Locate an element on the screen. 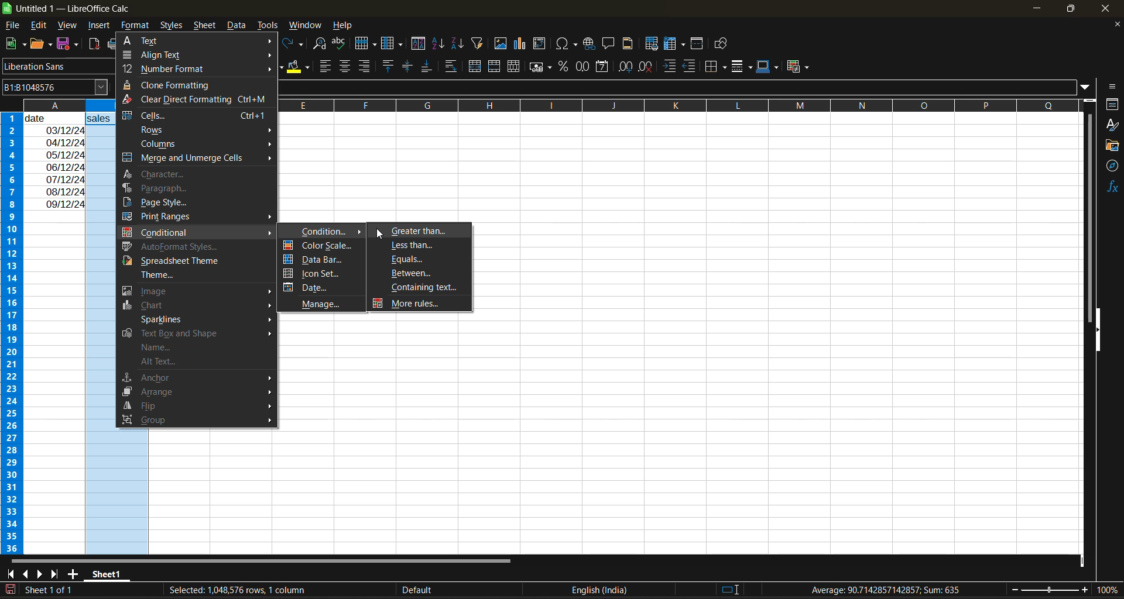  unmerge cells is located at coordinates (513, 67).